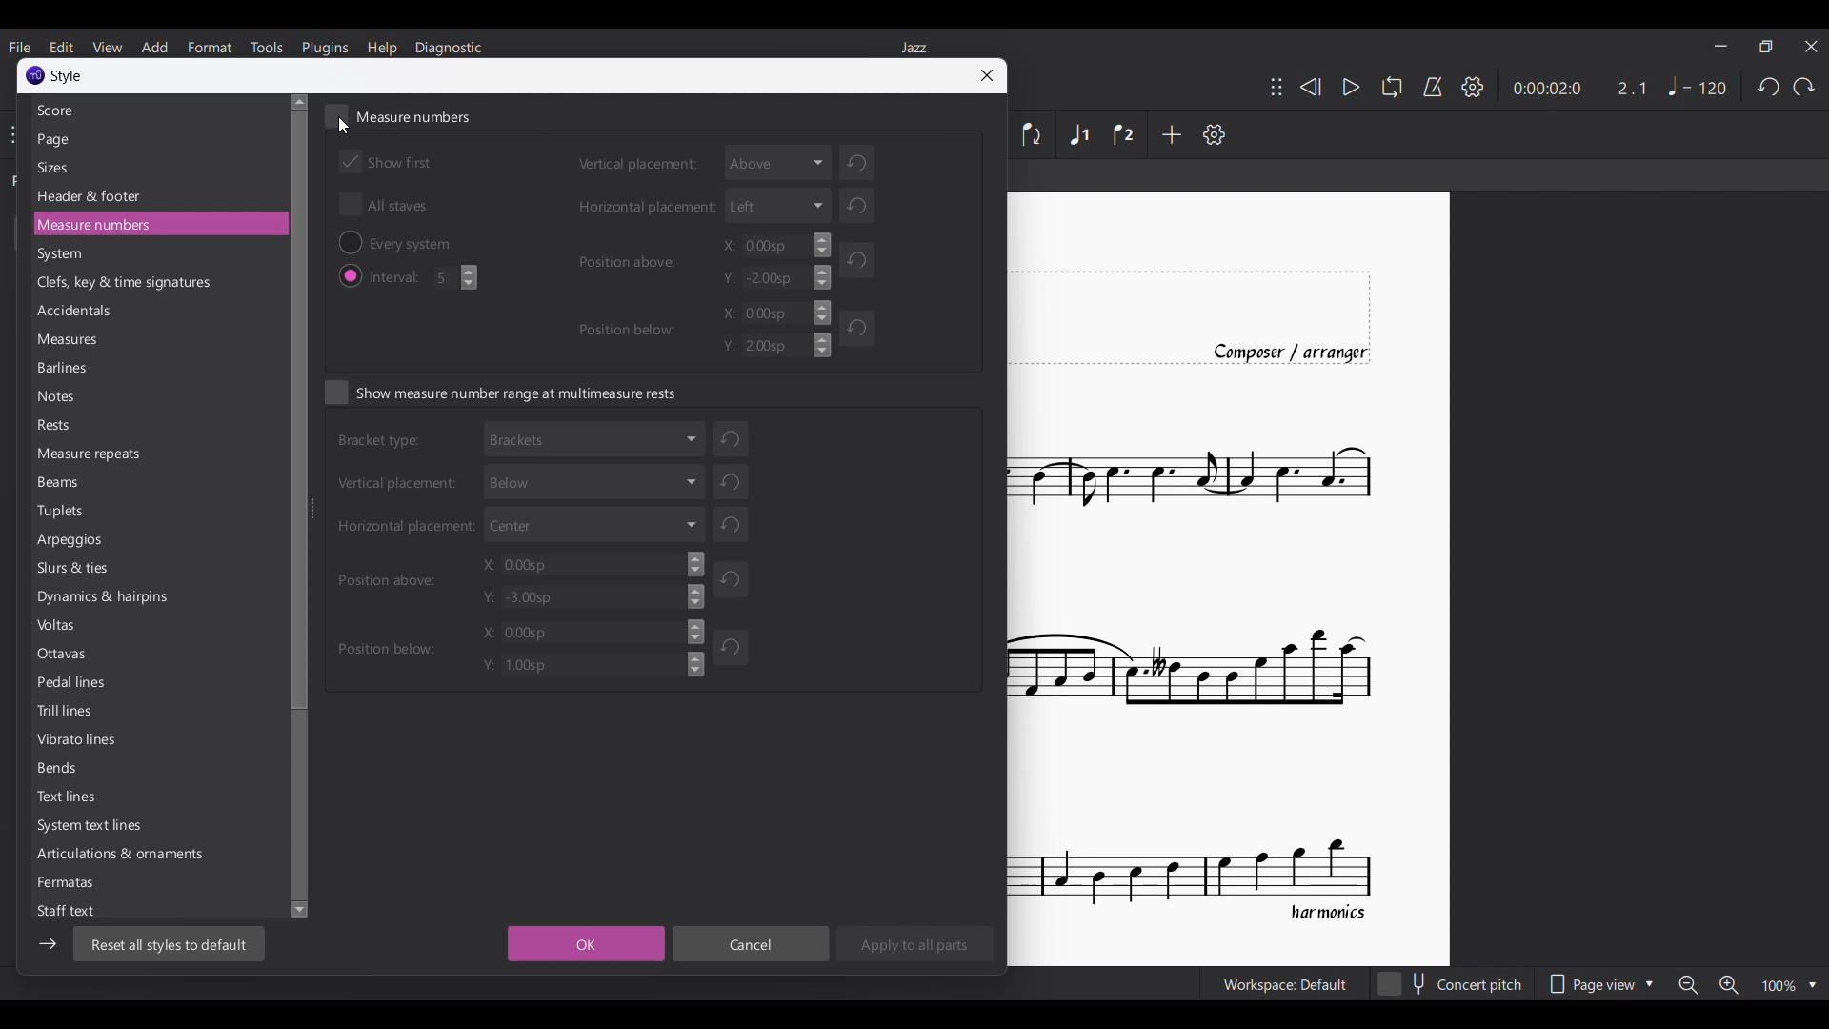 This screenshot has height=1029, width=1829. What do you see at coordinates (382, 444) in the screenshot?
I see `Indicates setting for each` at bounding box center [382, 444].